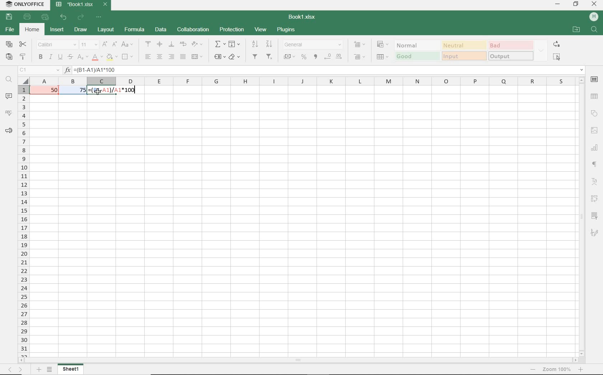 The height and width of the screenshot is (375, 603). Describe the element at coordinates (23, 45) in the screenshot. I see `cut` at that location.